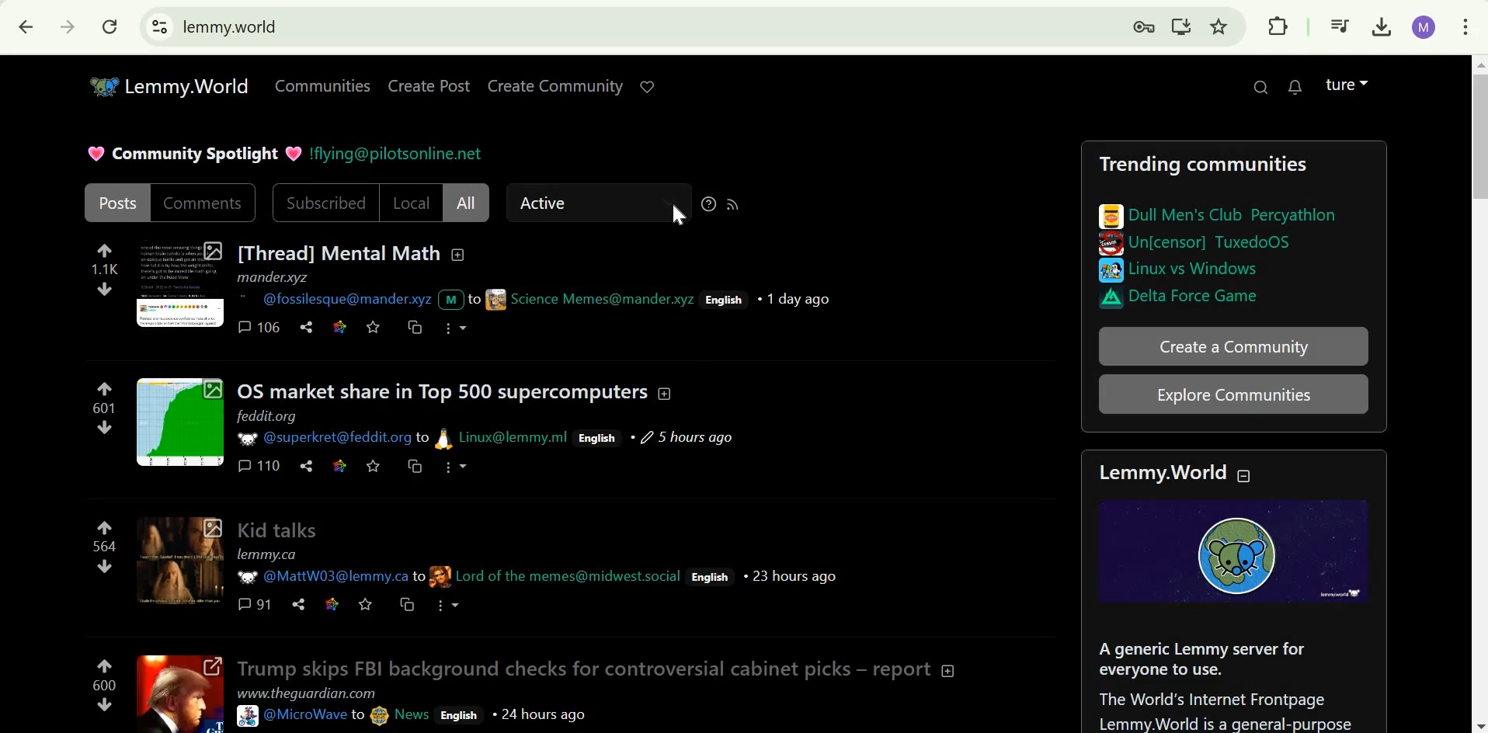 The height and width of the screenshot is (733, 1488). I want to click on 0 unread messages, so click(1299, 87).